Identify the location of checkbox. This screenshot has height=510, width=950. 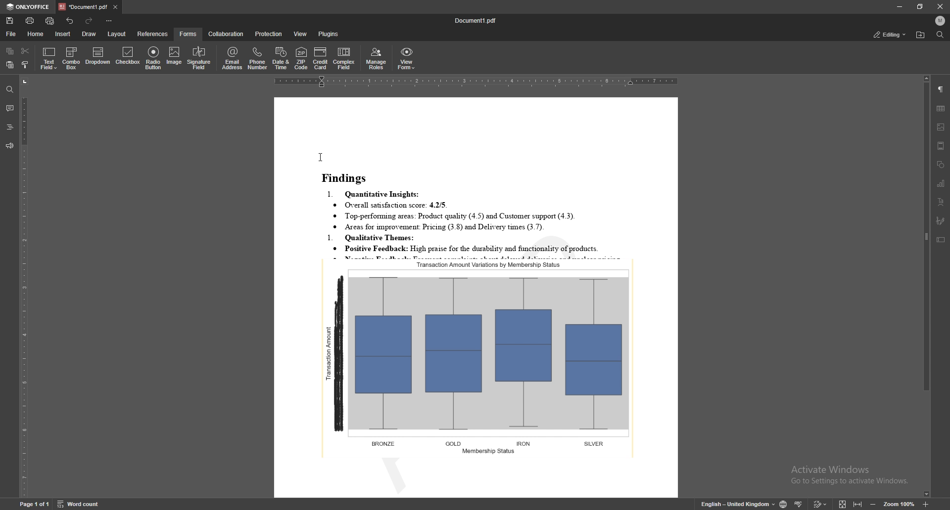
(127, 57).